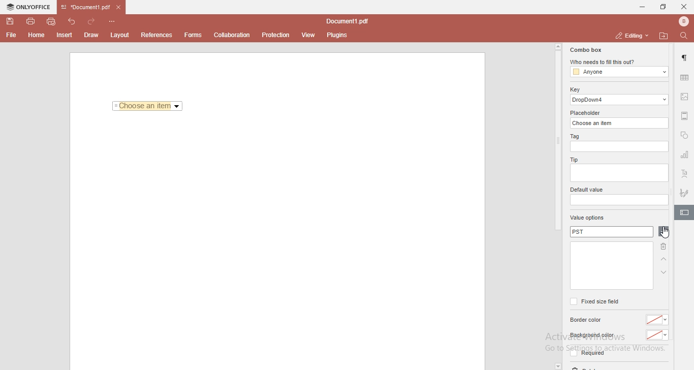 The image size is (694, 370). Describe the element at coordinates (665, 234) in the screenshot. I see `cursor` at that location.